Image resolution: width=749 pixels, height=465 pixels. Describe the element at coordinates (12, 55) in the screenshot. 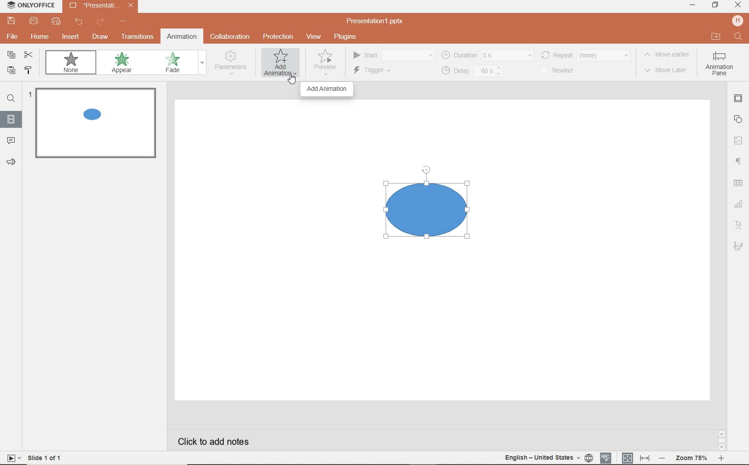

I see `copy` at that location.